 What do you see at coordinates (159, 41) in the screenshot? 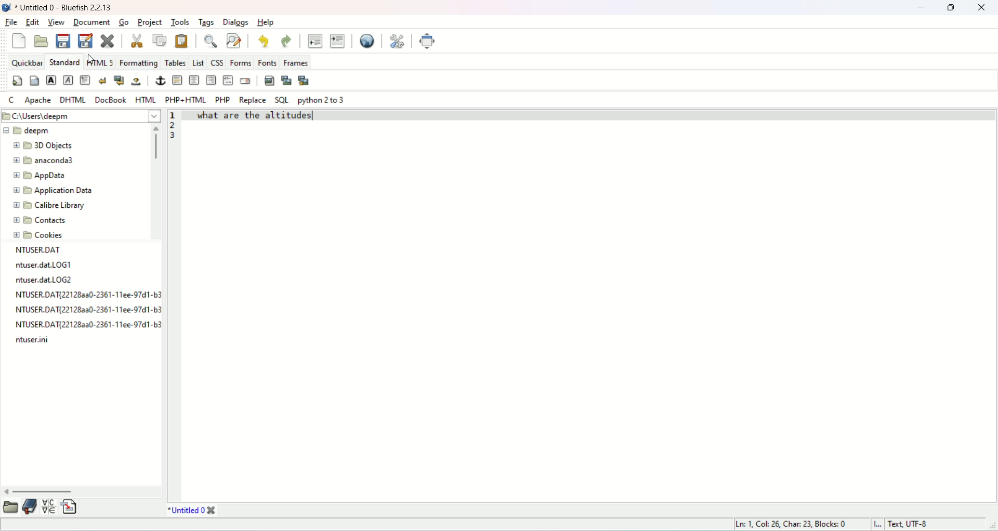
I see `copy` at bounding box center [159, 41].